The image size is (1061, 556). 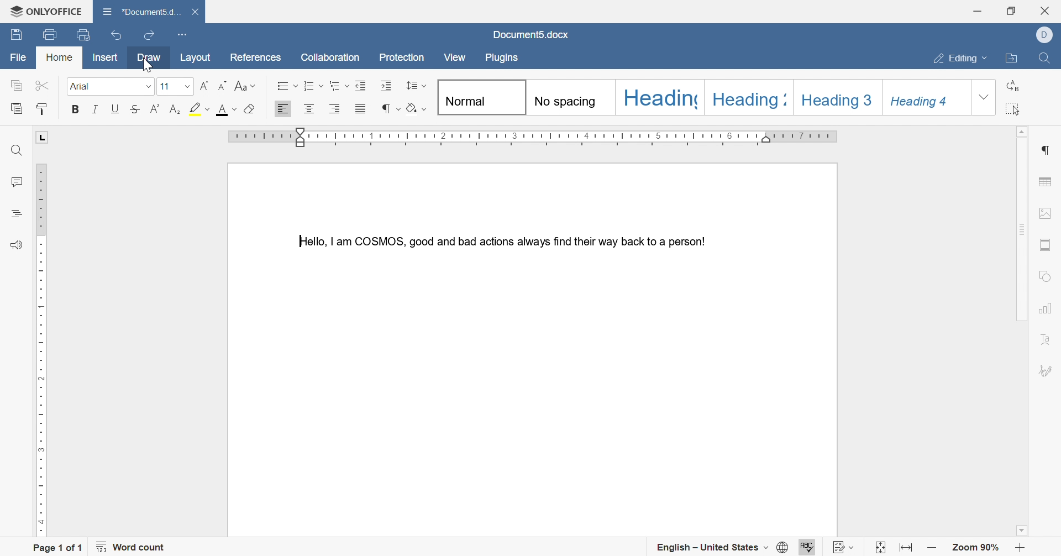 What do you see at coordinates (254, 57) in the screenshot?
I see `references` at bounding box center [254, 57].